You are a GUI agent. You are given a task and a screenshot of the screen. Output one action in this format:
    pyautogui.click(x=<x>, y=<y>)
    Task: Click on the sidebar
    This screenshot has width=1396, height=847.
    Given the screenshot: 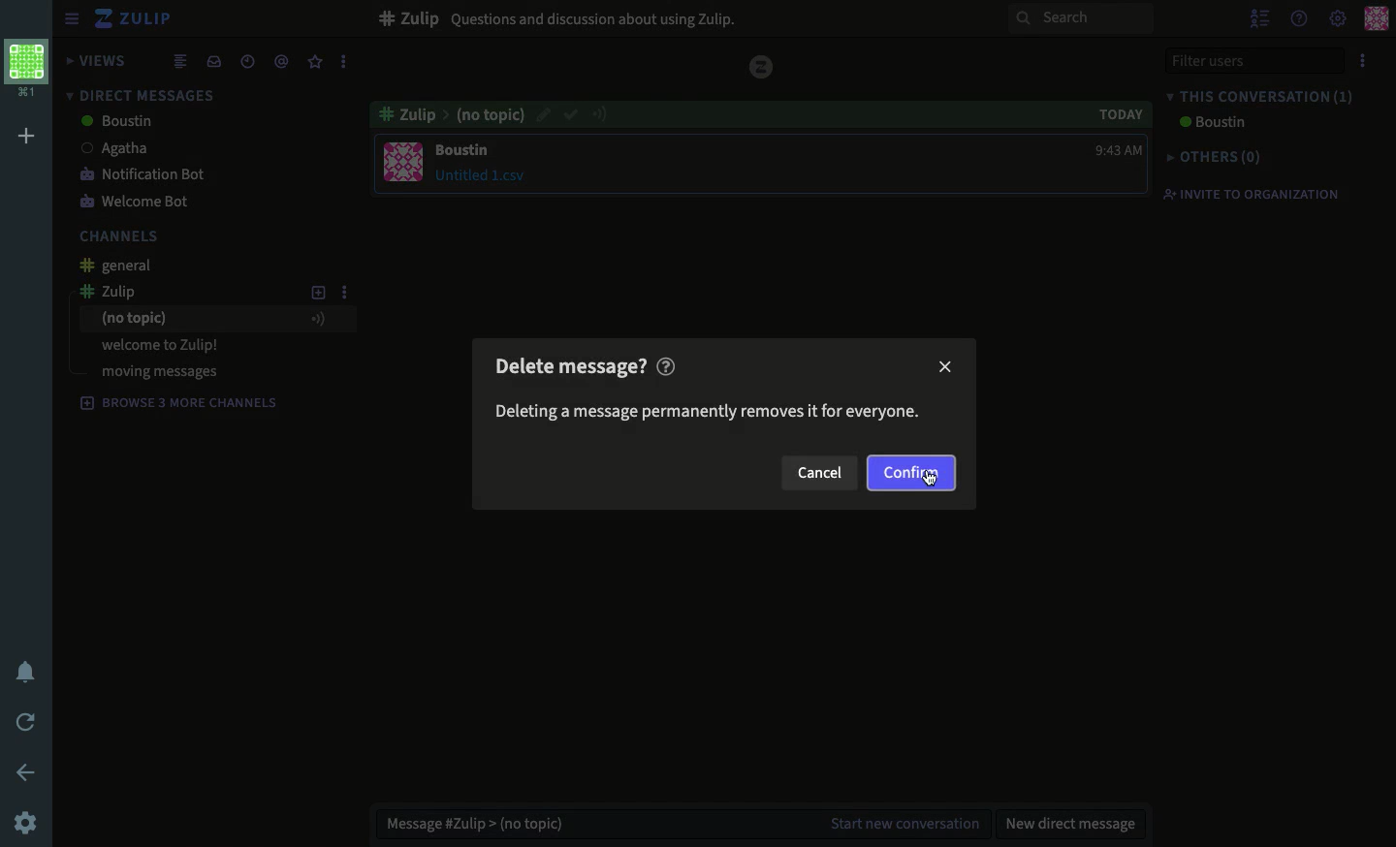 What is the action you would take?
    pyautogui.click(x=71, y=17)
    